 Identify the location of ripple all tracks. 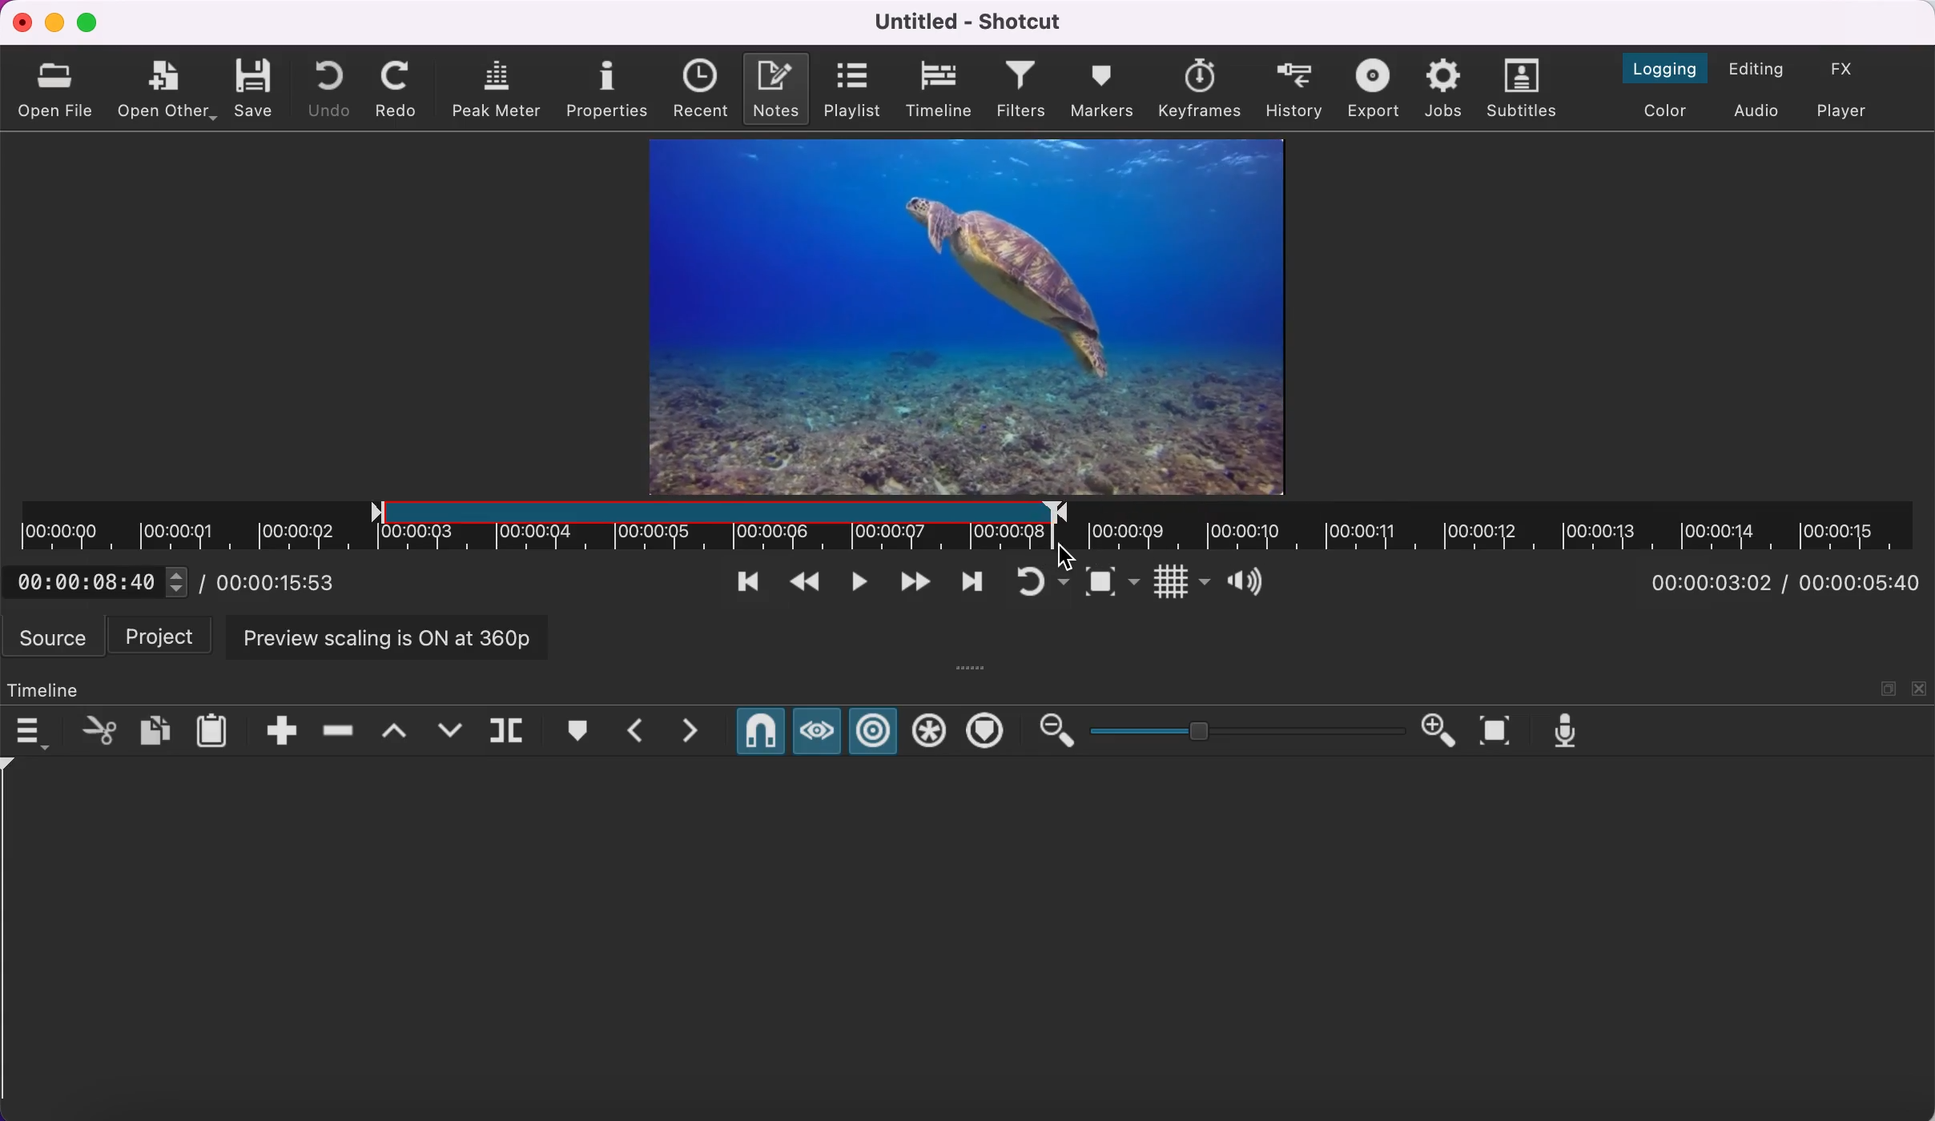
(928, 733).